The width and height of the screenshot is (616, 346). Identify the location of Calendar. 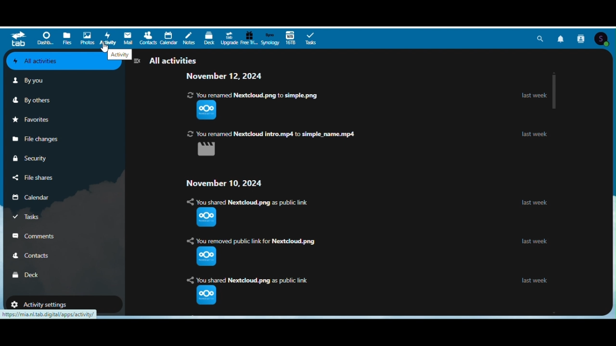
(38, 198).